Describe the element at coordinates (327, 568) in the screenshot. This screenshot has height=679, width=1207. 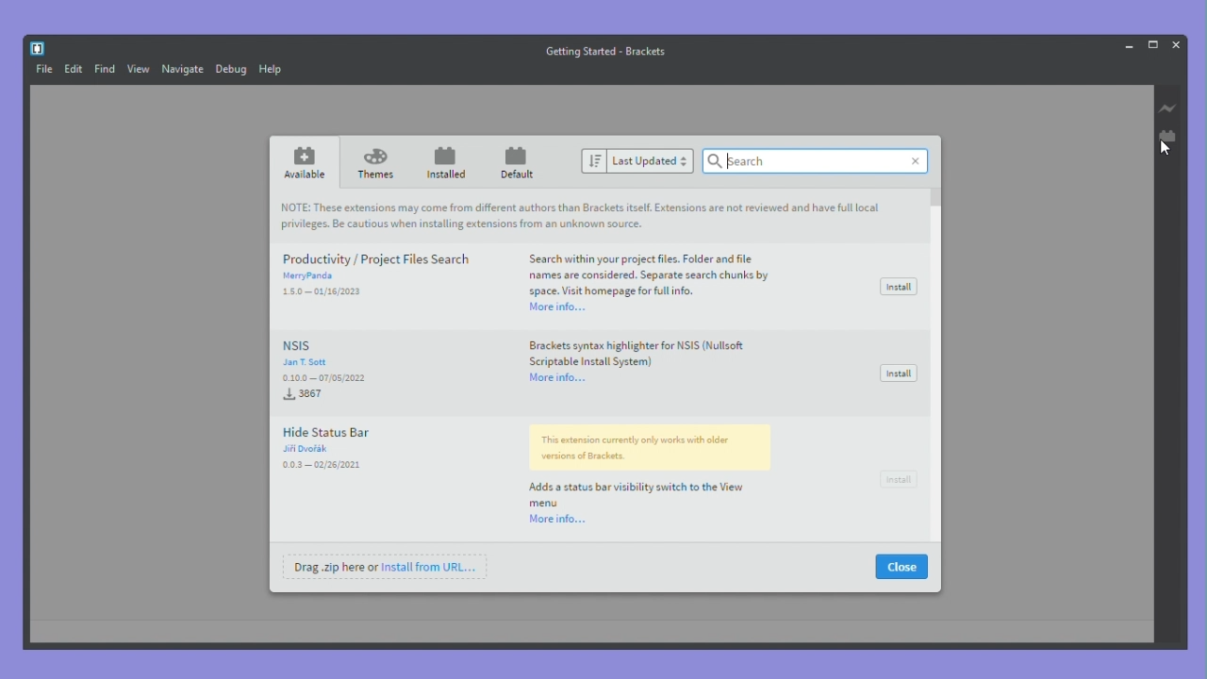
I see `Drag zip file here ` at that location.